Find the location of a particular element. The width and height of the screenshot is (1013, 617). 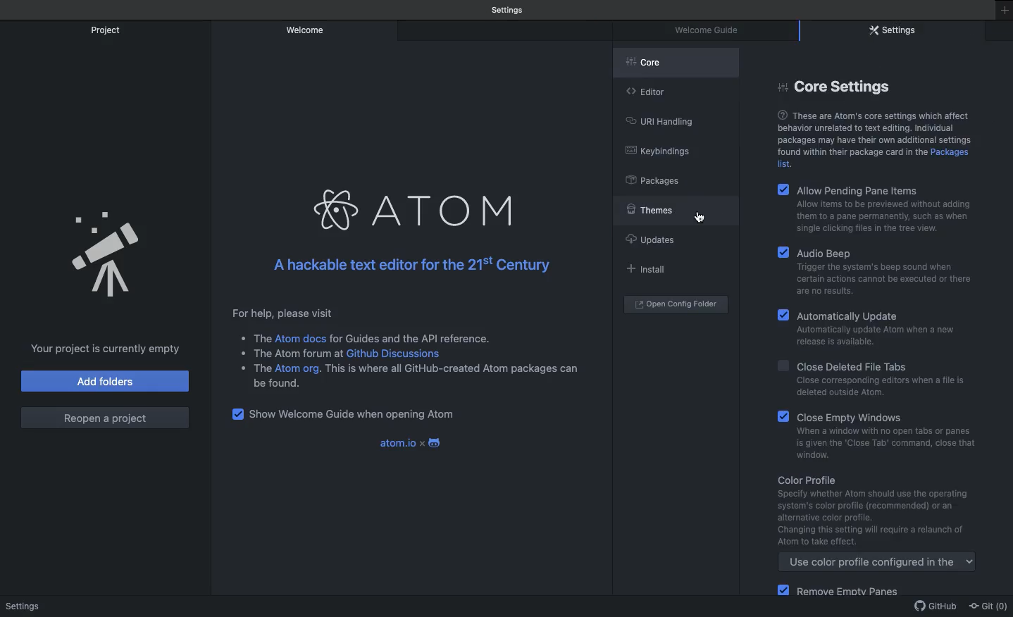

For help, please visit is located at coordinates (282, 312).